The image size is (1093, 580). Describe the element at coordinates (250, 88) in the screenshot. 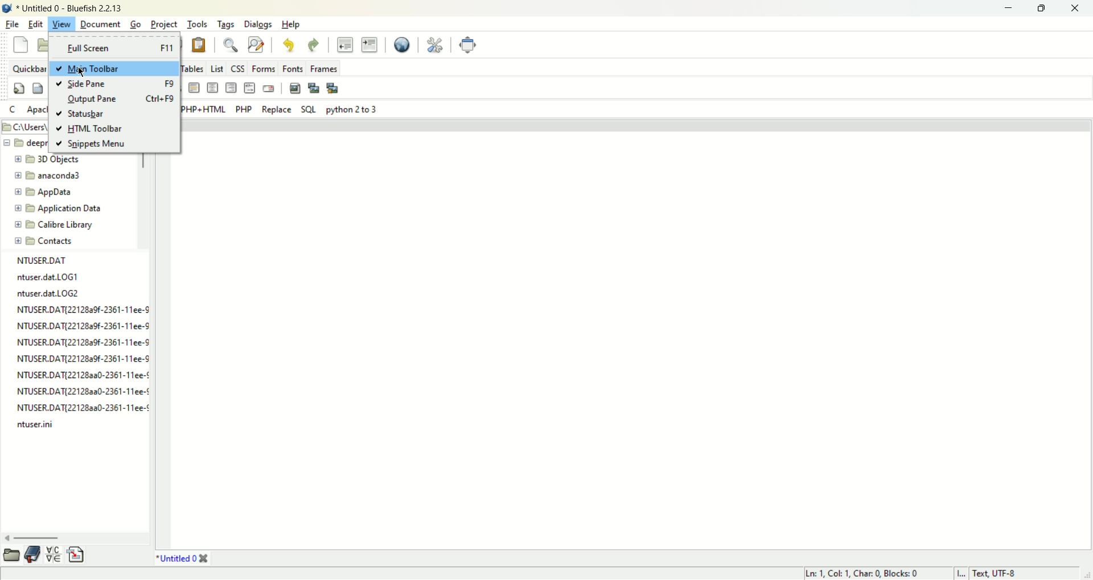

I see `HTML Comment` at that location.